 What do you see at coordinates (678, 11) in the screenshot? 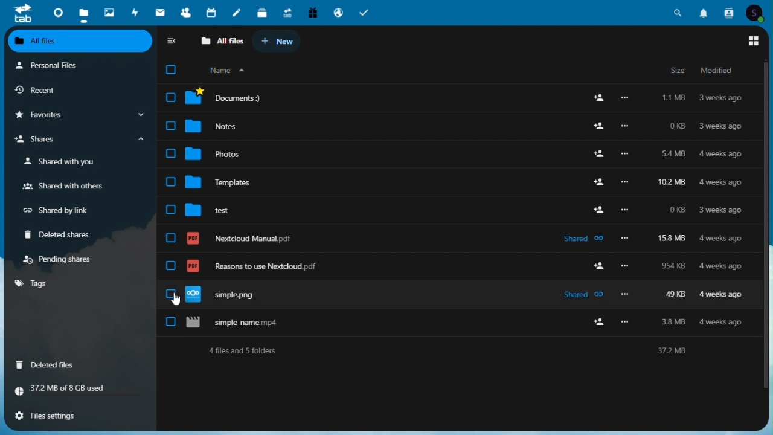
I see `Search ` at bounding box center [678, 11].